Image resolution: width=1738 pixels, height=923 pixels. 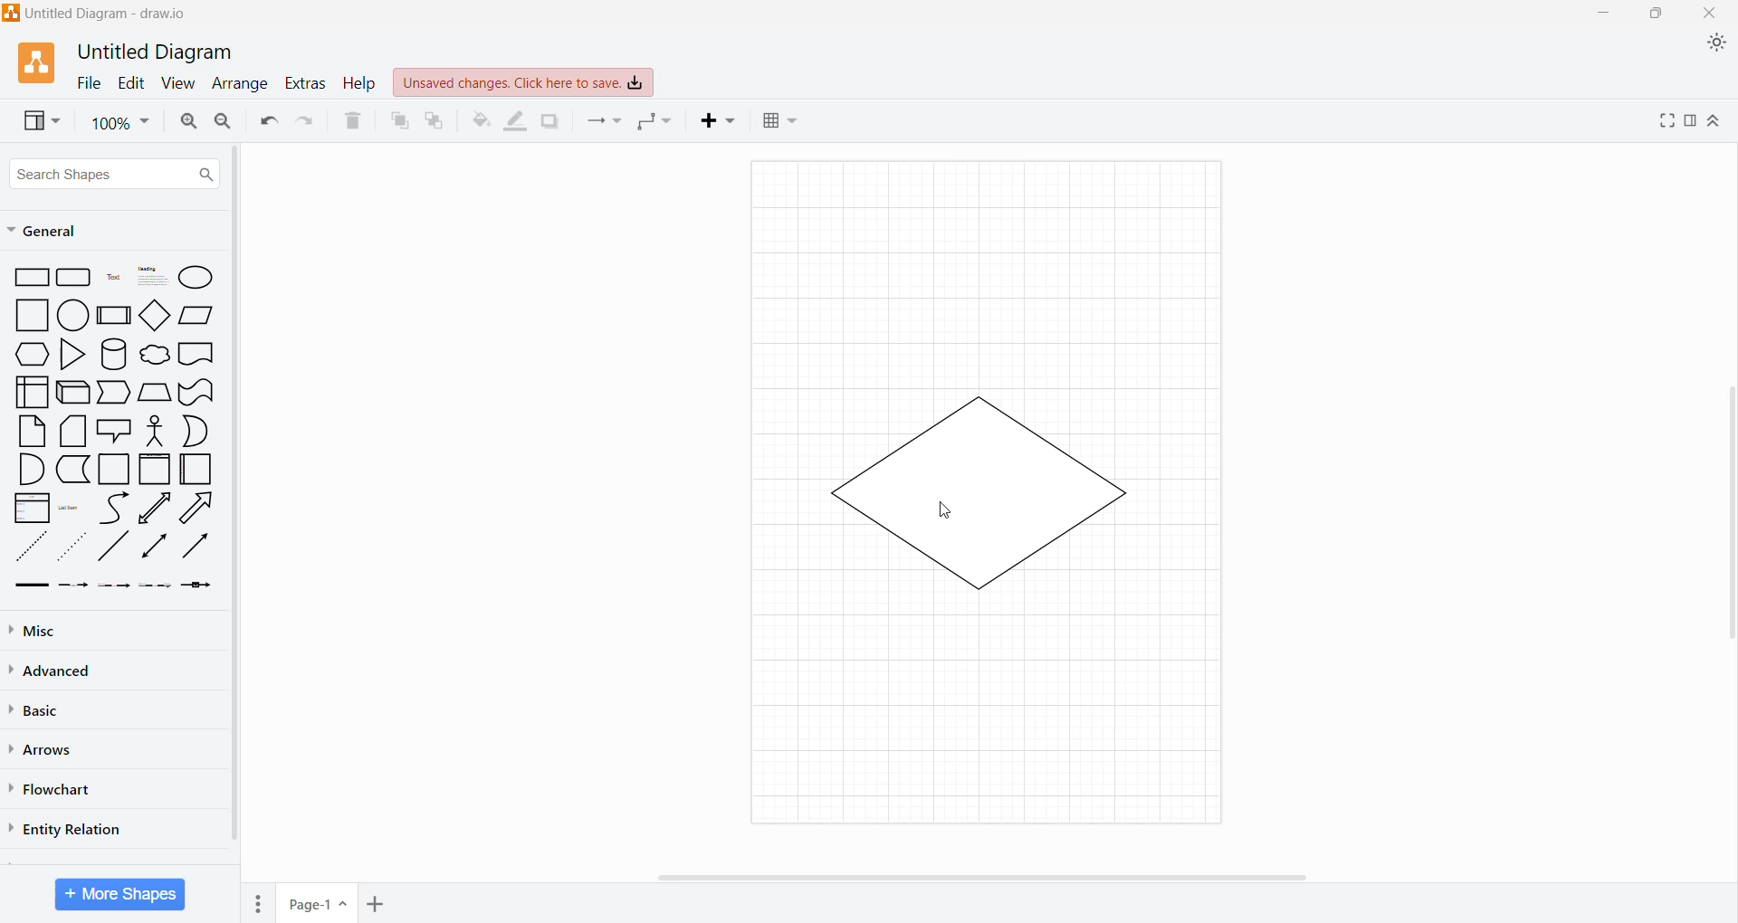 What do you see at coordinates (480, 120) in the screenshot?
I see `Fill Color` at bounding box center [480, 120].